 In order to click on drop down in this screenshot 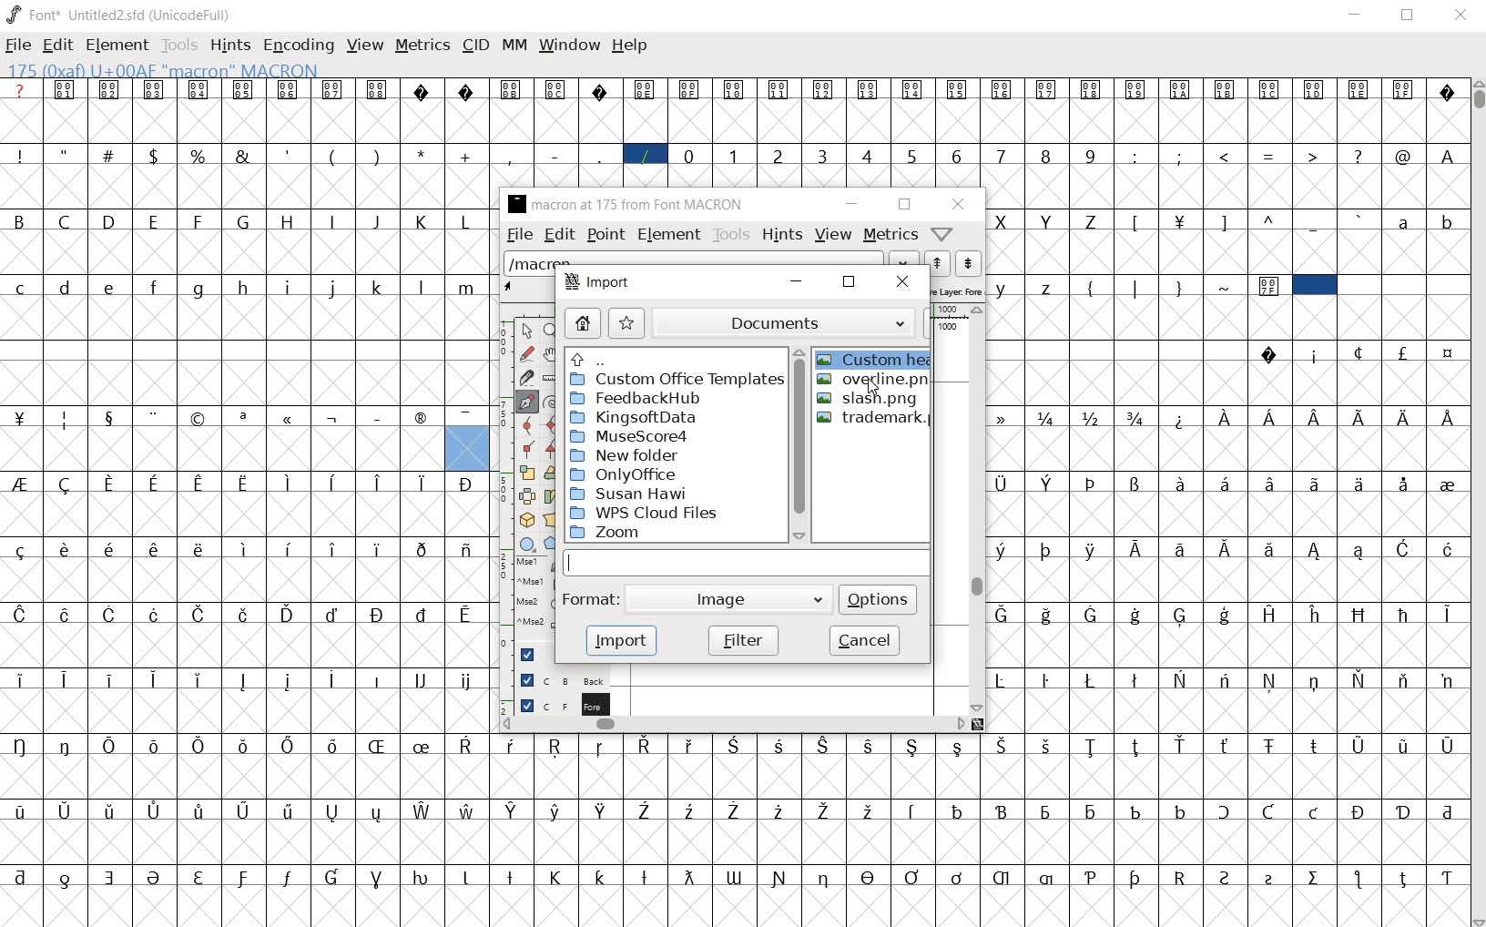, I will do `click(901, 257)`.